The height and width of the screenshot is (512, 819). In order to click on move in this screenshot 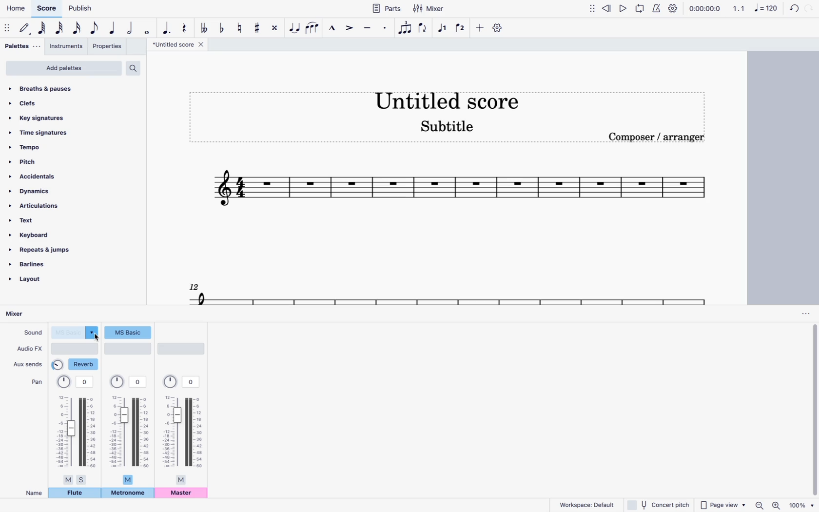, I will do `click(8, 27)`.